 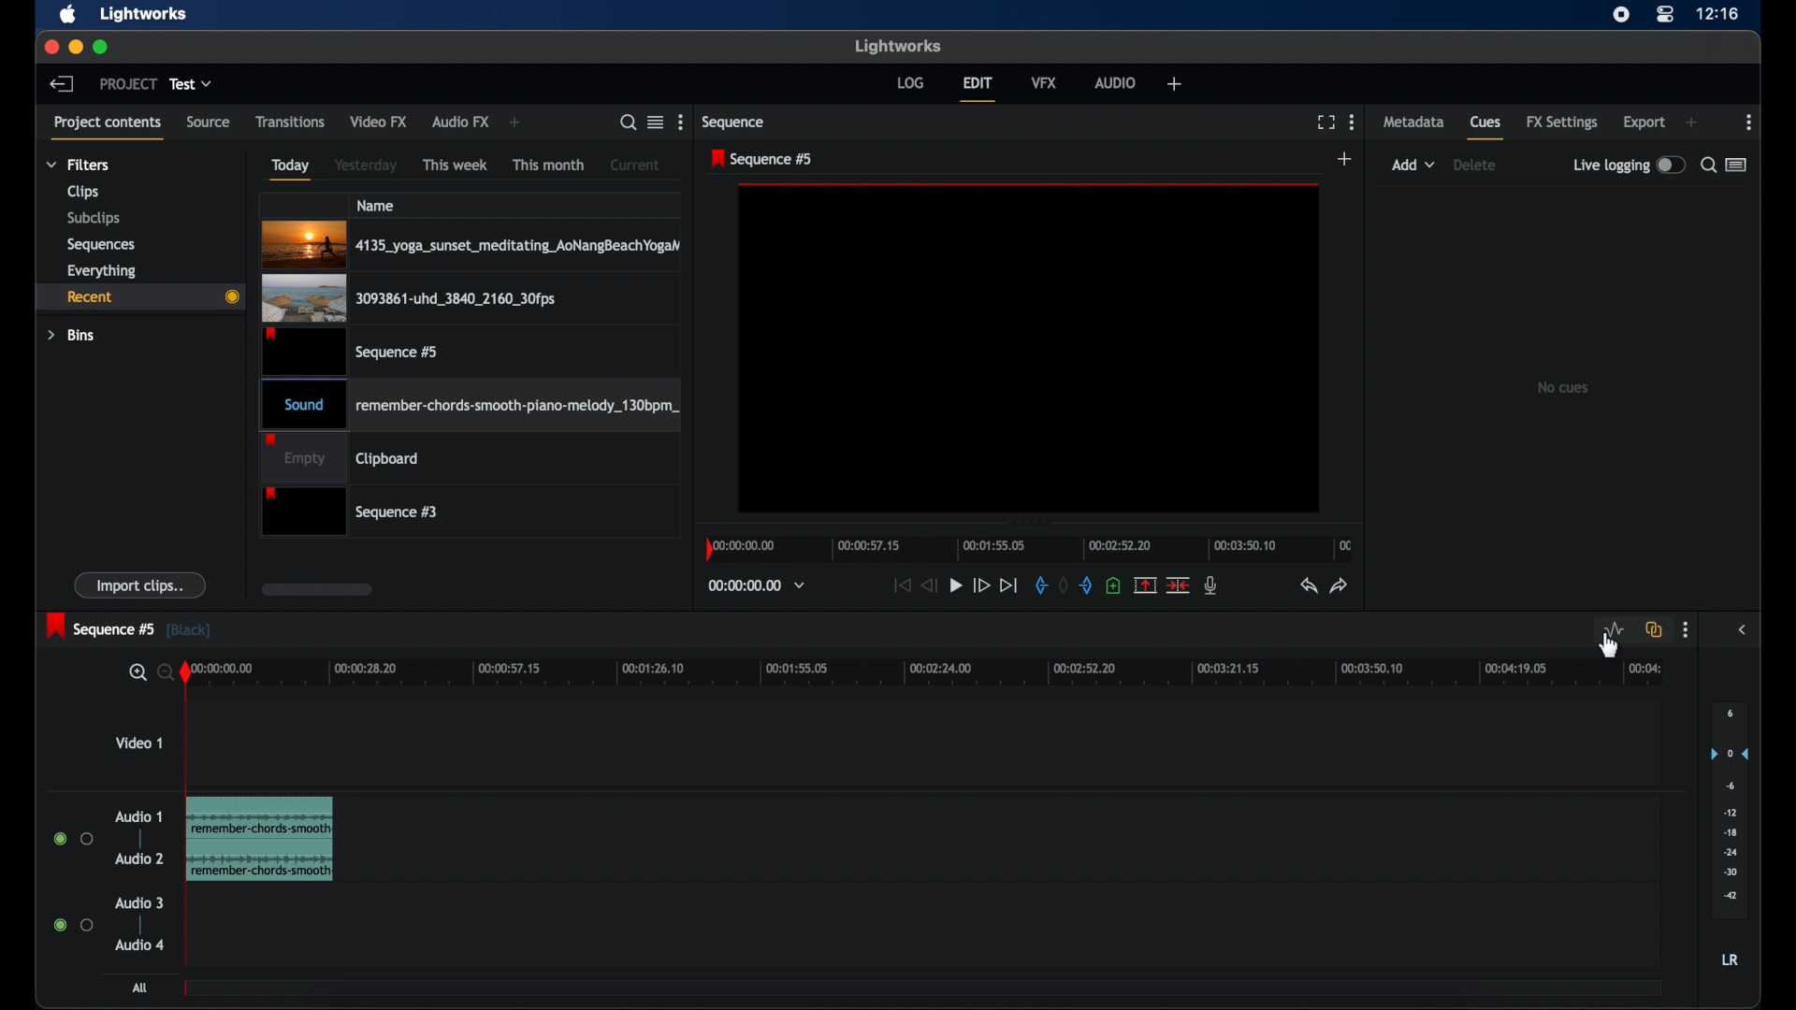 I want to click on this week, so click(x=456, y=165).